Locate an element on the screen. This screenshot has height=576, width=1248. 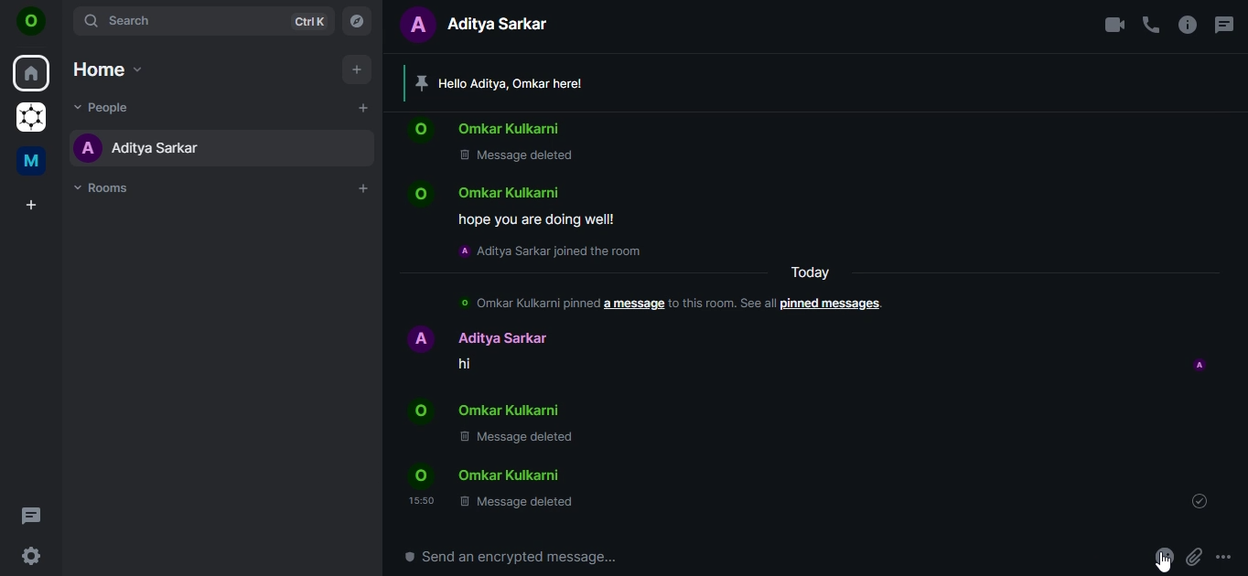
send an encrypted message is located at coordinates (527, 556).